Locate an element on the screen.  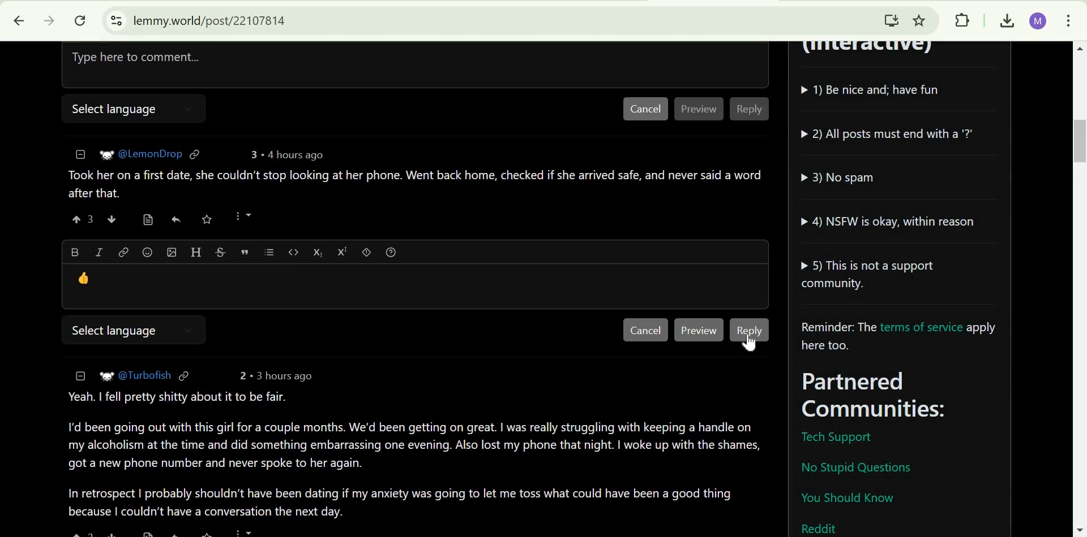
Reply is located at coordinates (751, 330).